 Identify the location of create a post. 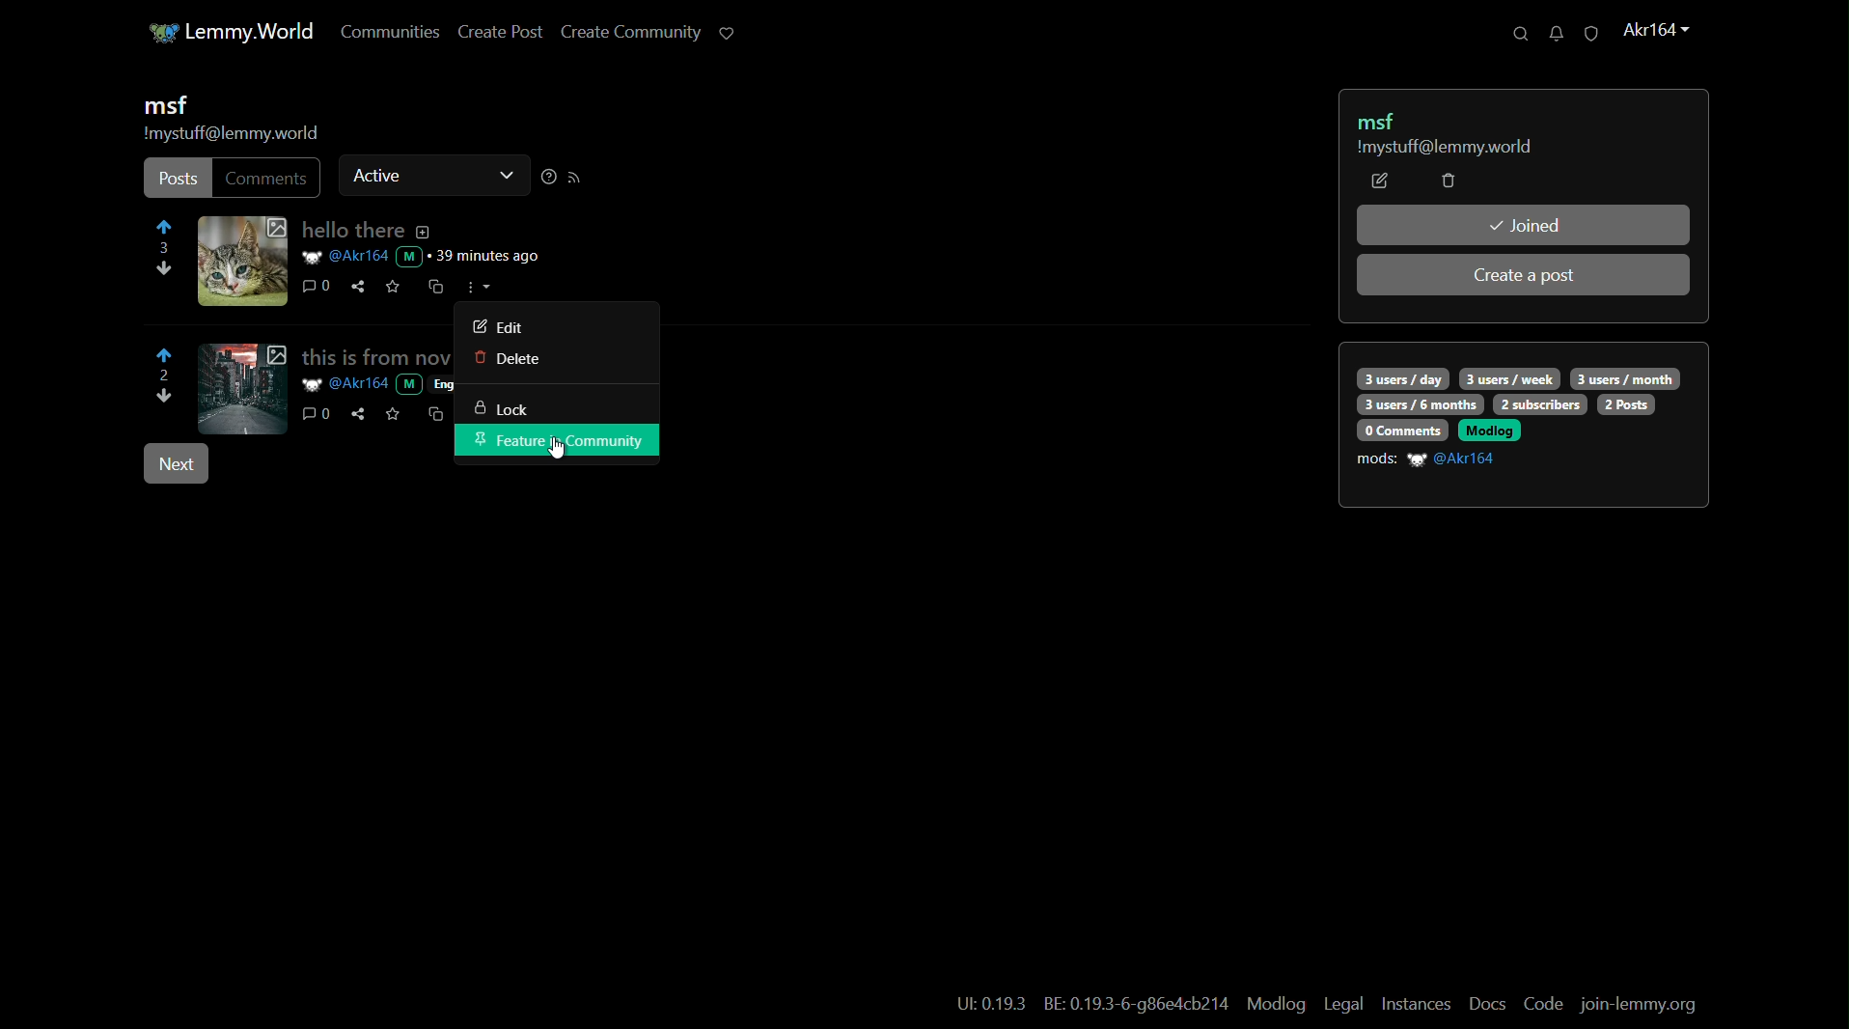
(1526, 276).